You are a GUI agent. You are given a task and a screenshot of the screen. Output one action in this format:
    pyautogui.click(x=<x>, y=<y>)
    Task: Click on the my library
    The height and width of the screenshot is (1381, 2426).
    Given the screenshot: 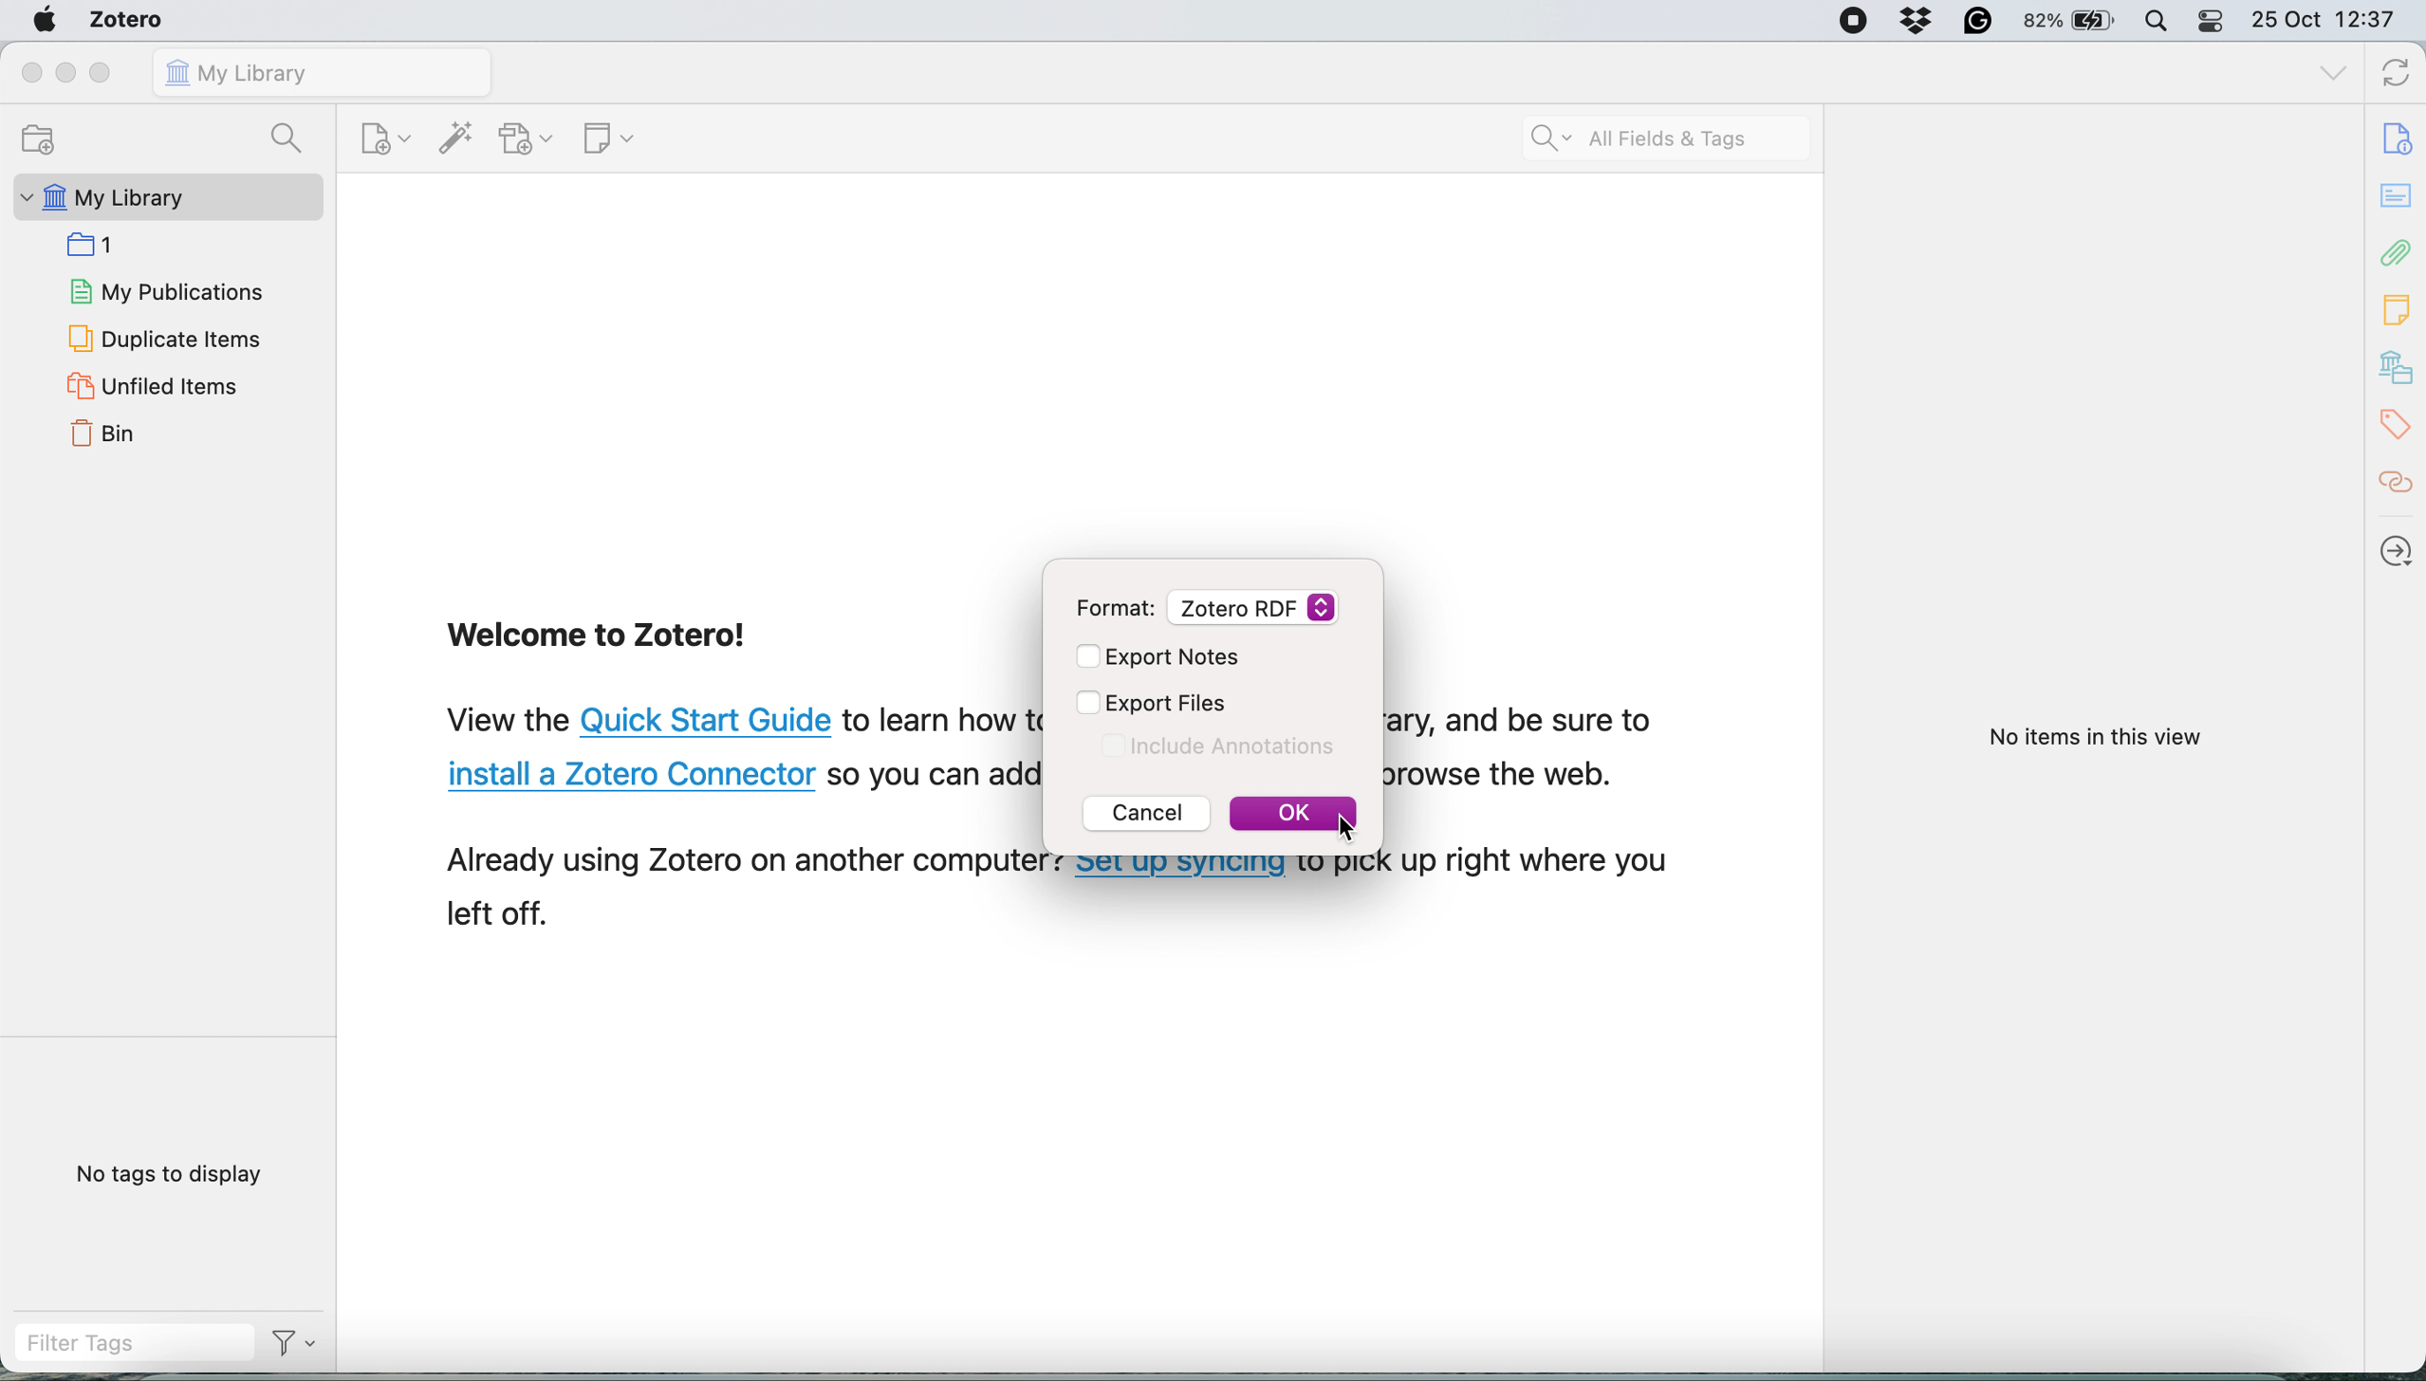 What is the action you would take?
    pyautogui.click(x=322, y=72)
    